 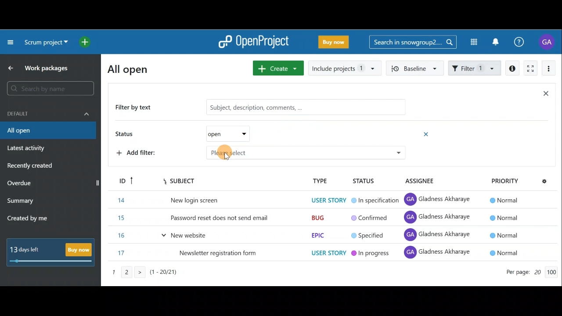 I want to click on Notification center, so click(x=497, y=41).